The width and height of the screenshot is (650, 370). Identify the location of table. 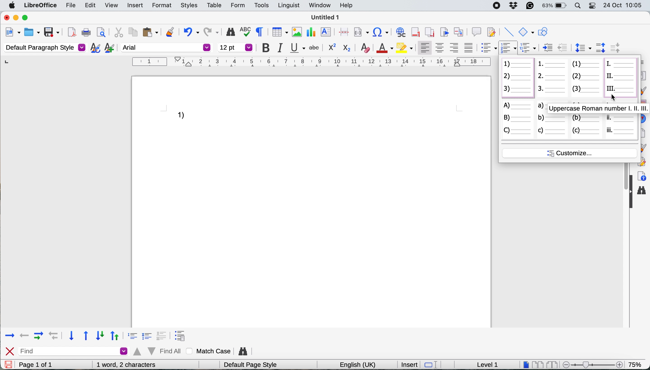
(216, 5).